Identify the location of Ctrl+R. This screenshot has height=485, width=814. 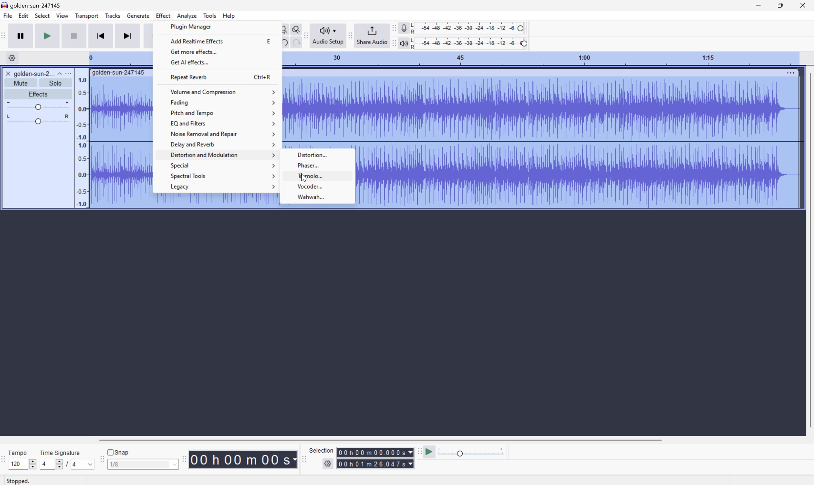
(263, 76).